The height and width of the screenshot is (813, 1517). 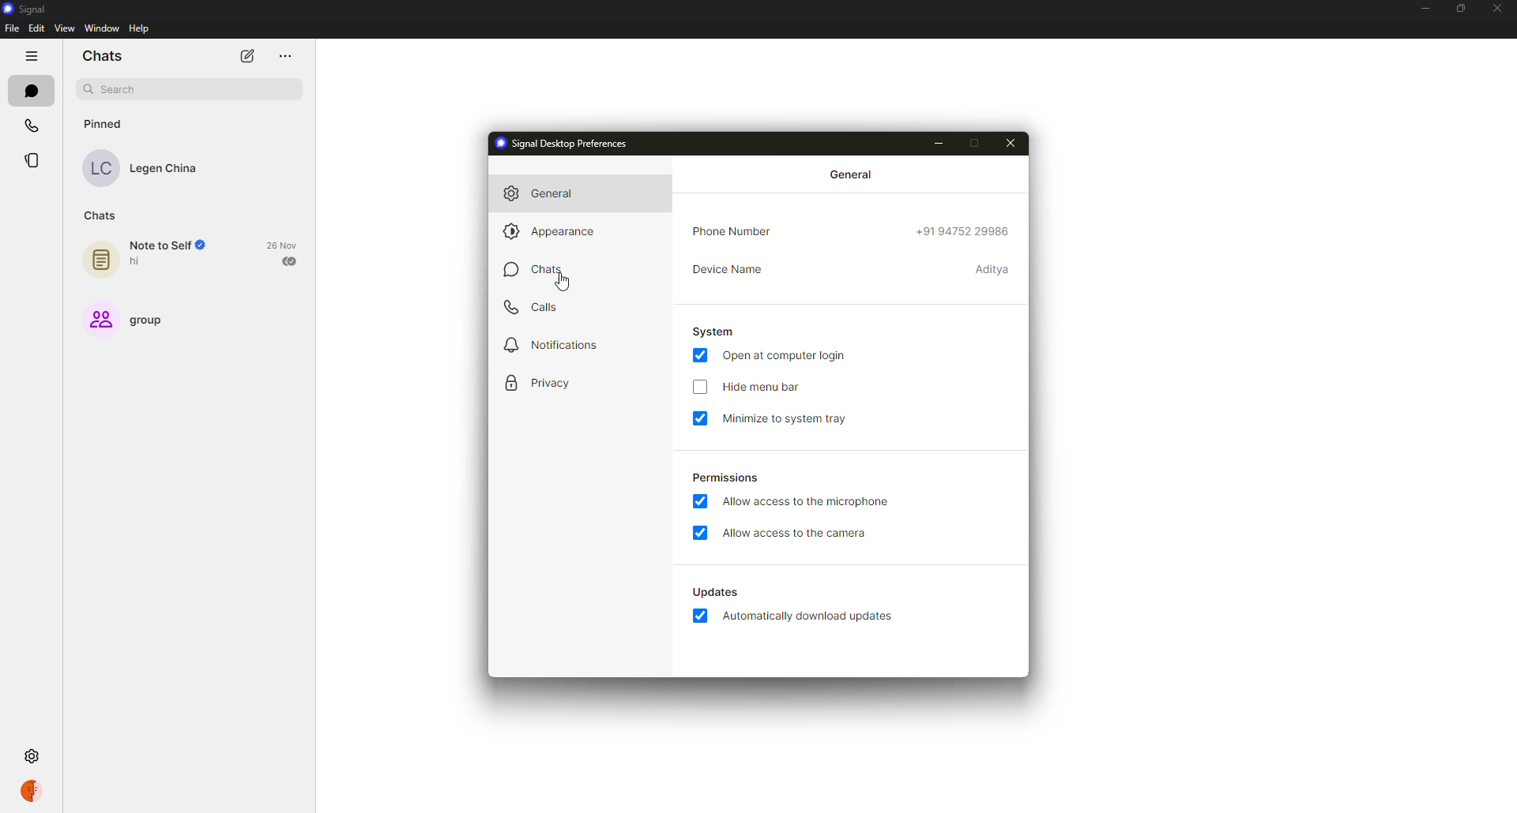 What do you see at coordinates (157, 256) in the screenshot?
I see `note to self` at bounding box center [157, 256].